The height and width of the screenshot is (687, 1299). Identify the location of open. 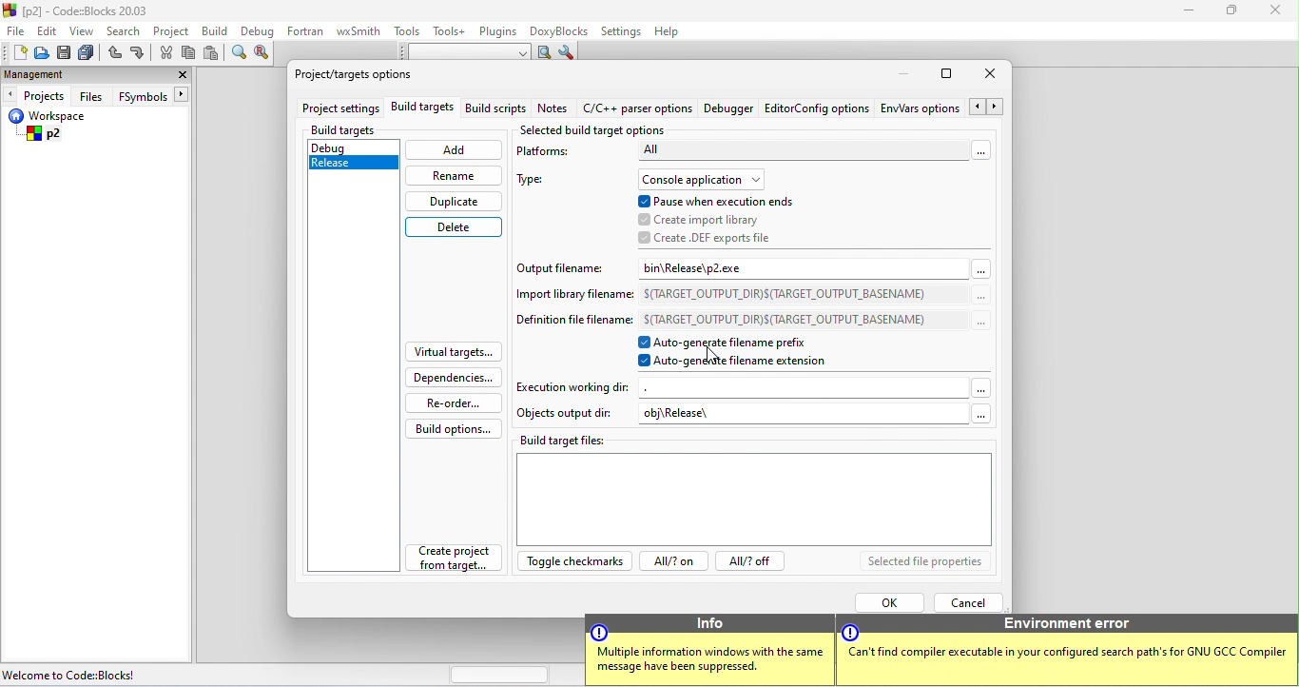
(39, 56).